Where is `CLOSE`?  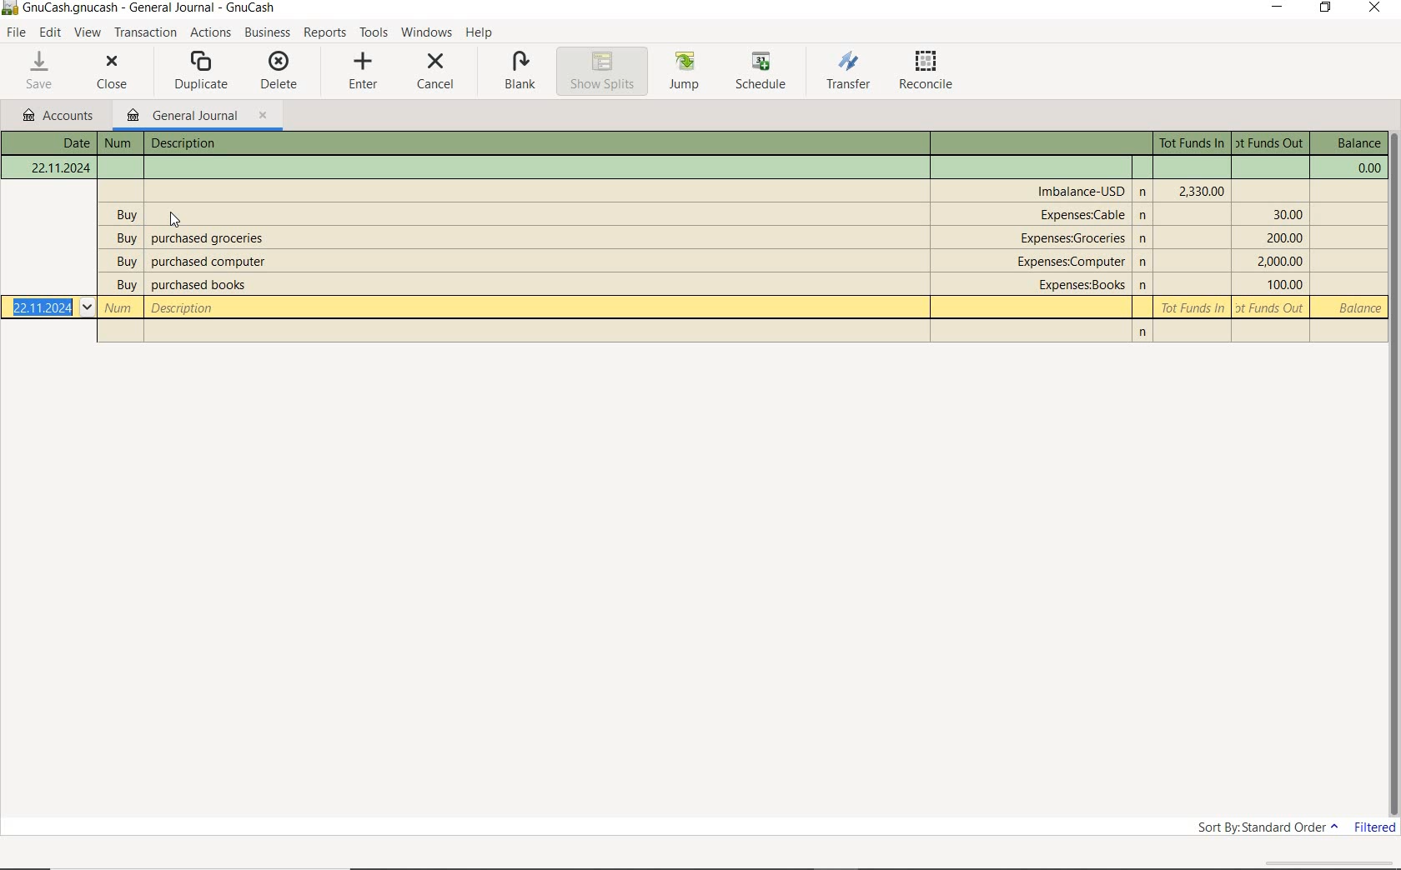 CLOSE is located at coordinates (1375, 7).